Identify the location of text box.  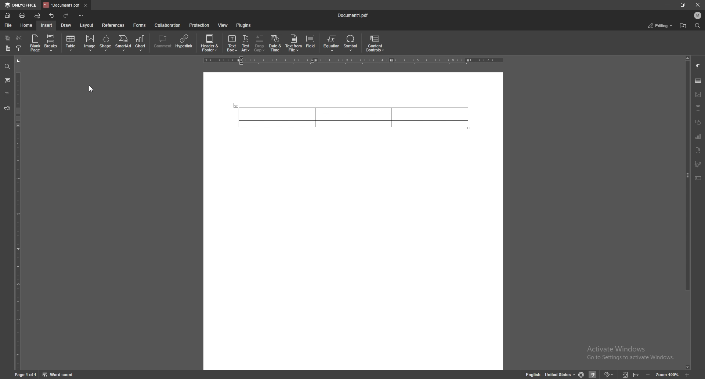
(231, 44).